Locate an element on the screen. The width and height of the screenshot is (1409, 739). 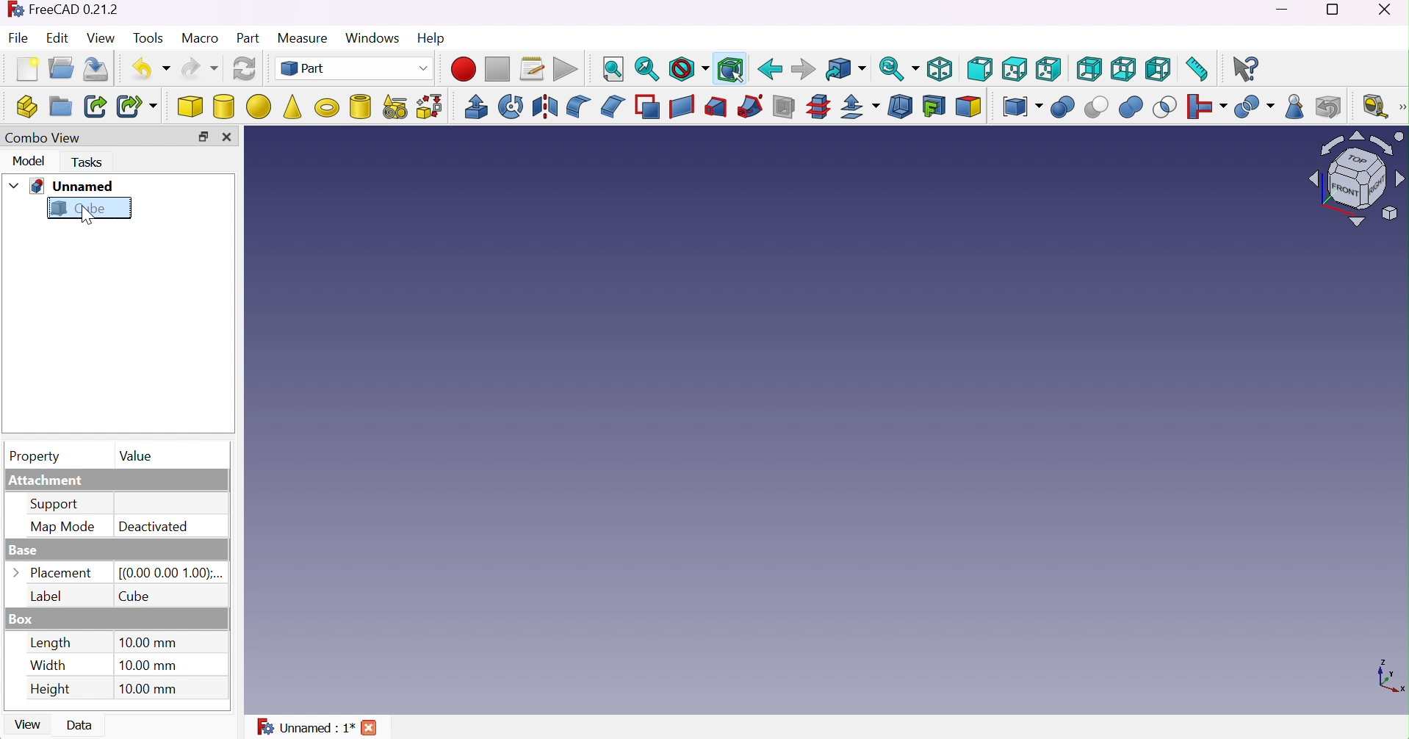
Right is located at coordinates (1048, 69).